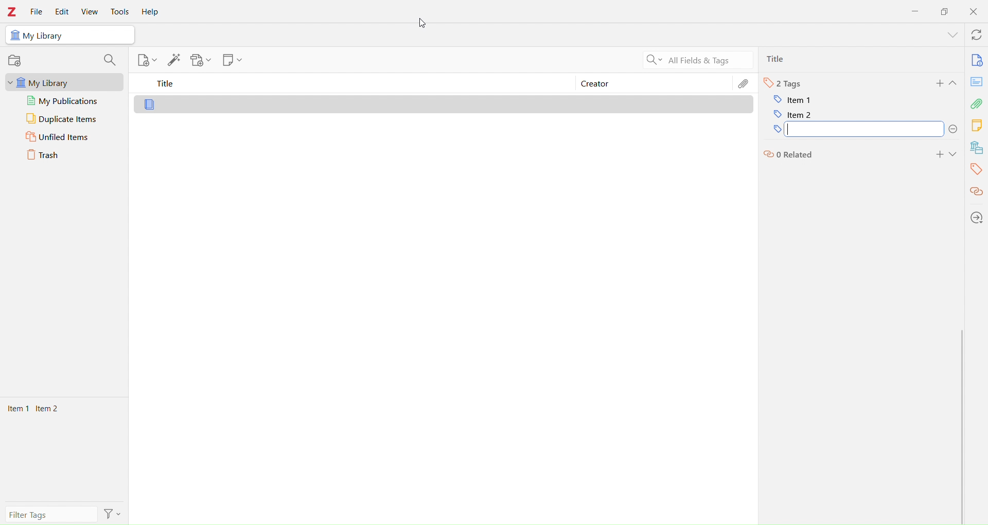  Describe the element at coordinates (793, 129) in the screenshot. I see `tags` at that location.